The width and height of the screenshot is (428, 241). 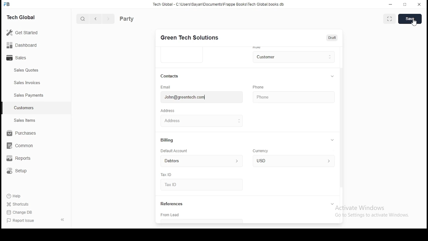 What do you see at coordinates (410, 19) in the screenshot?
I see `save` at bounding box center [410, 19].